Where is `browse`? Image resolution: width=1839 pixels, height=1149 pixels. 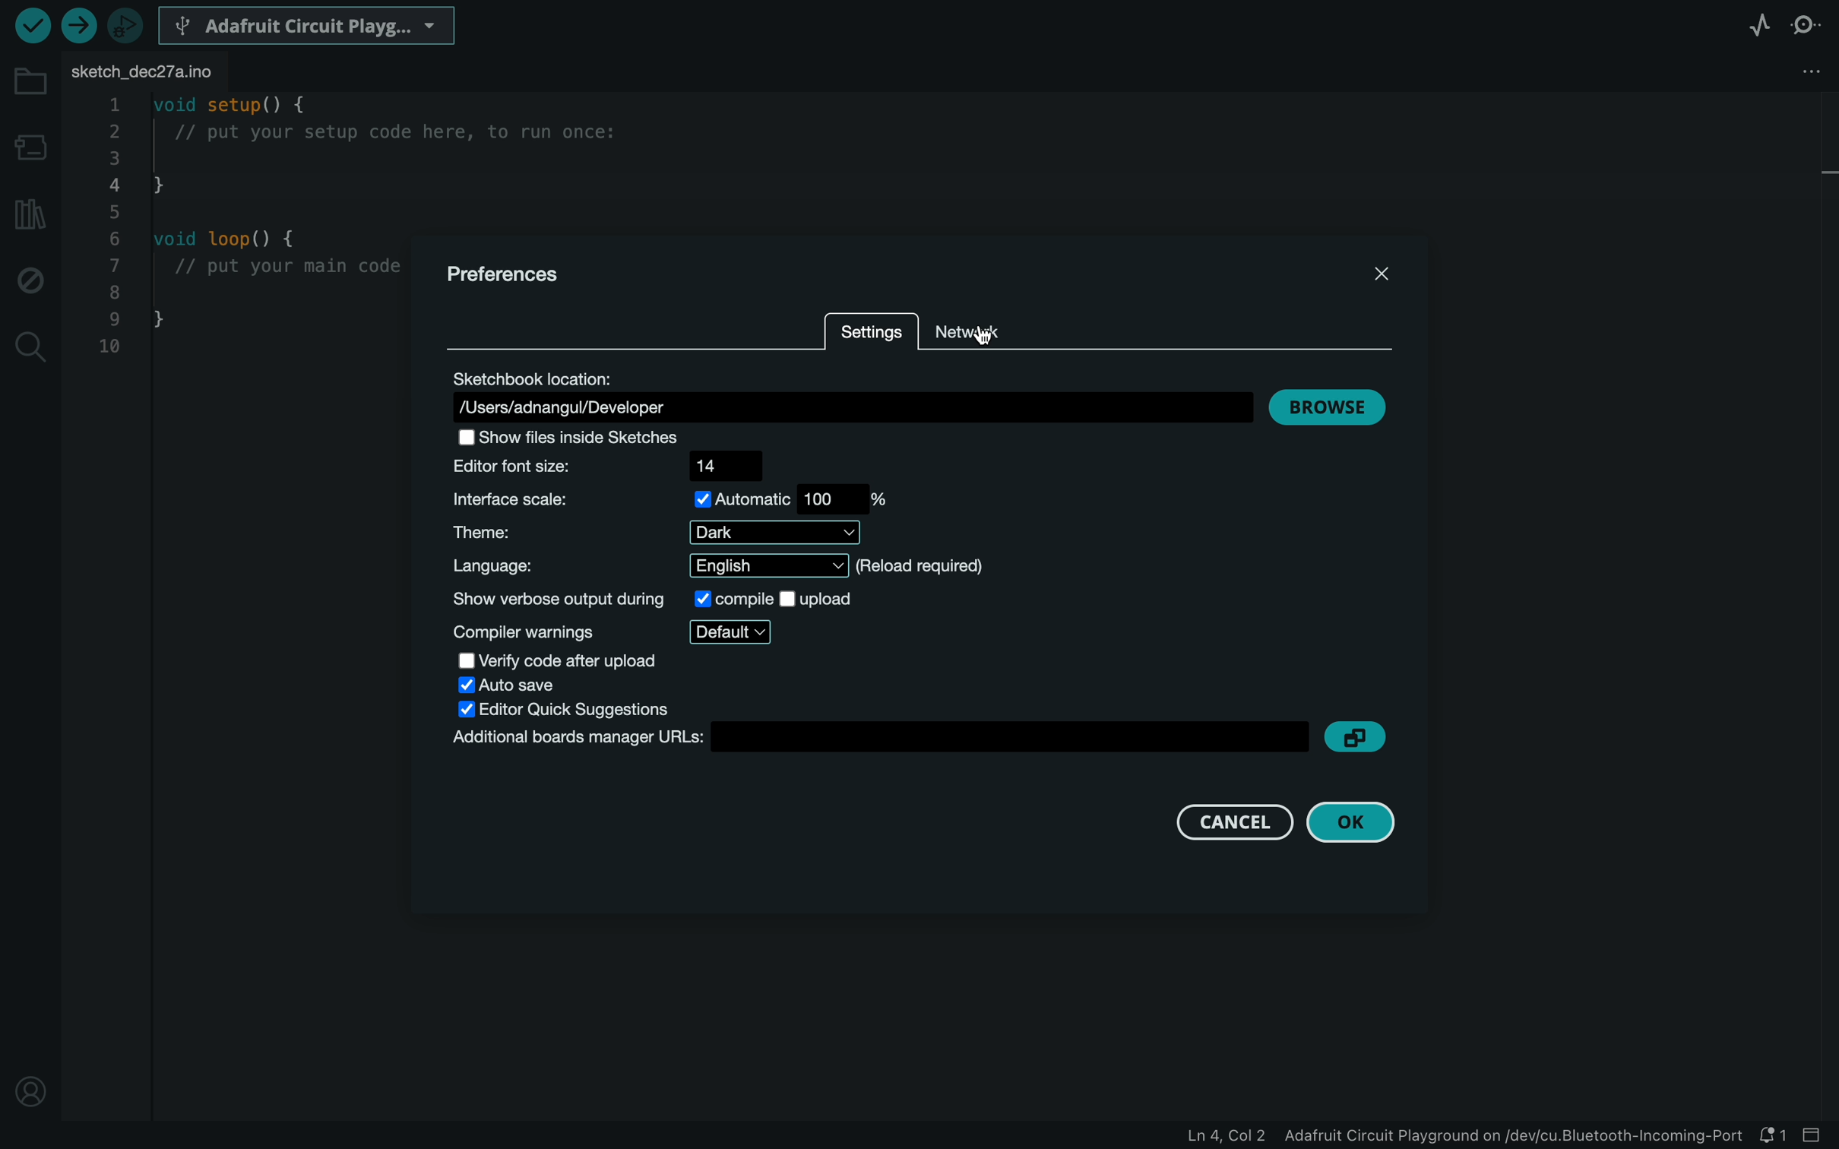 browse is located at coordinates (1325, 408).